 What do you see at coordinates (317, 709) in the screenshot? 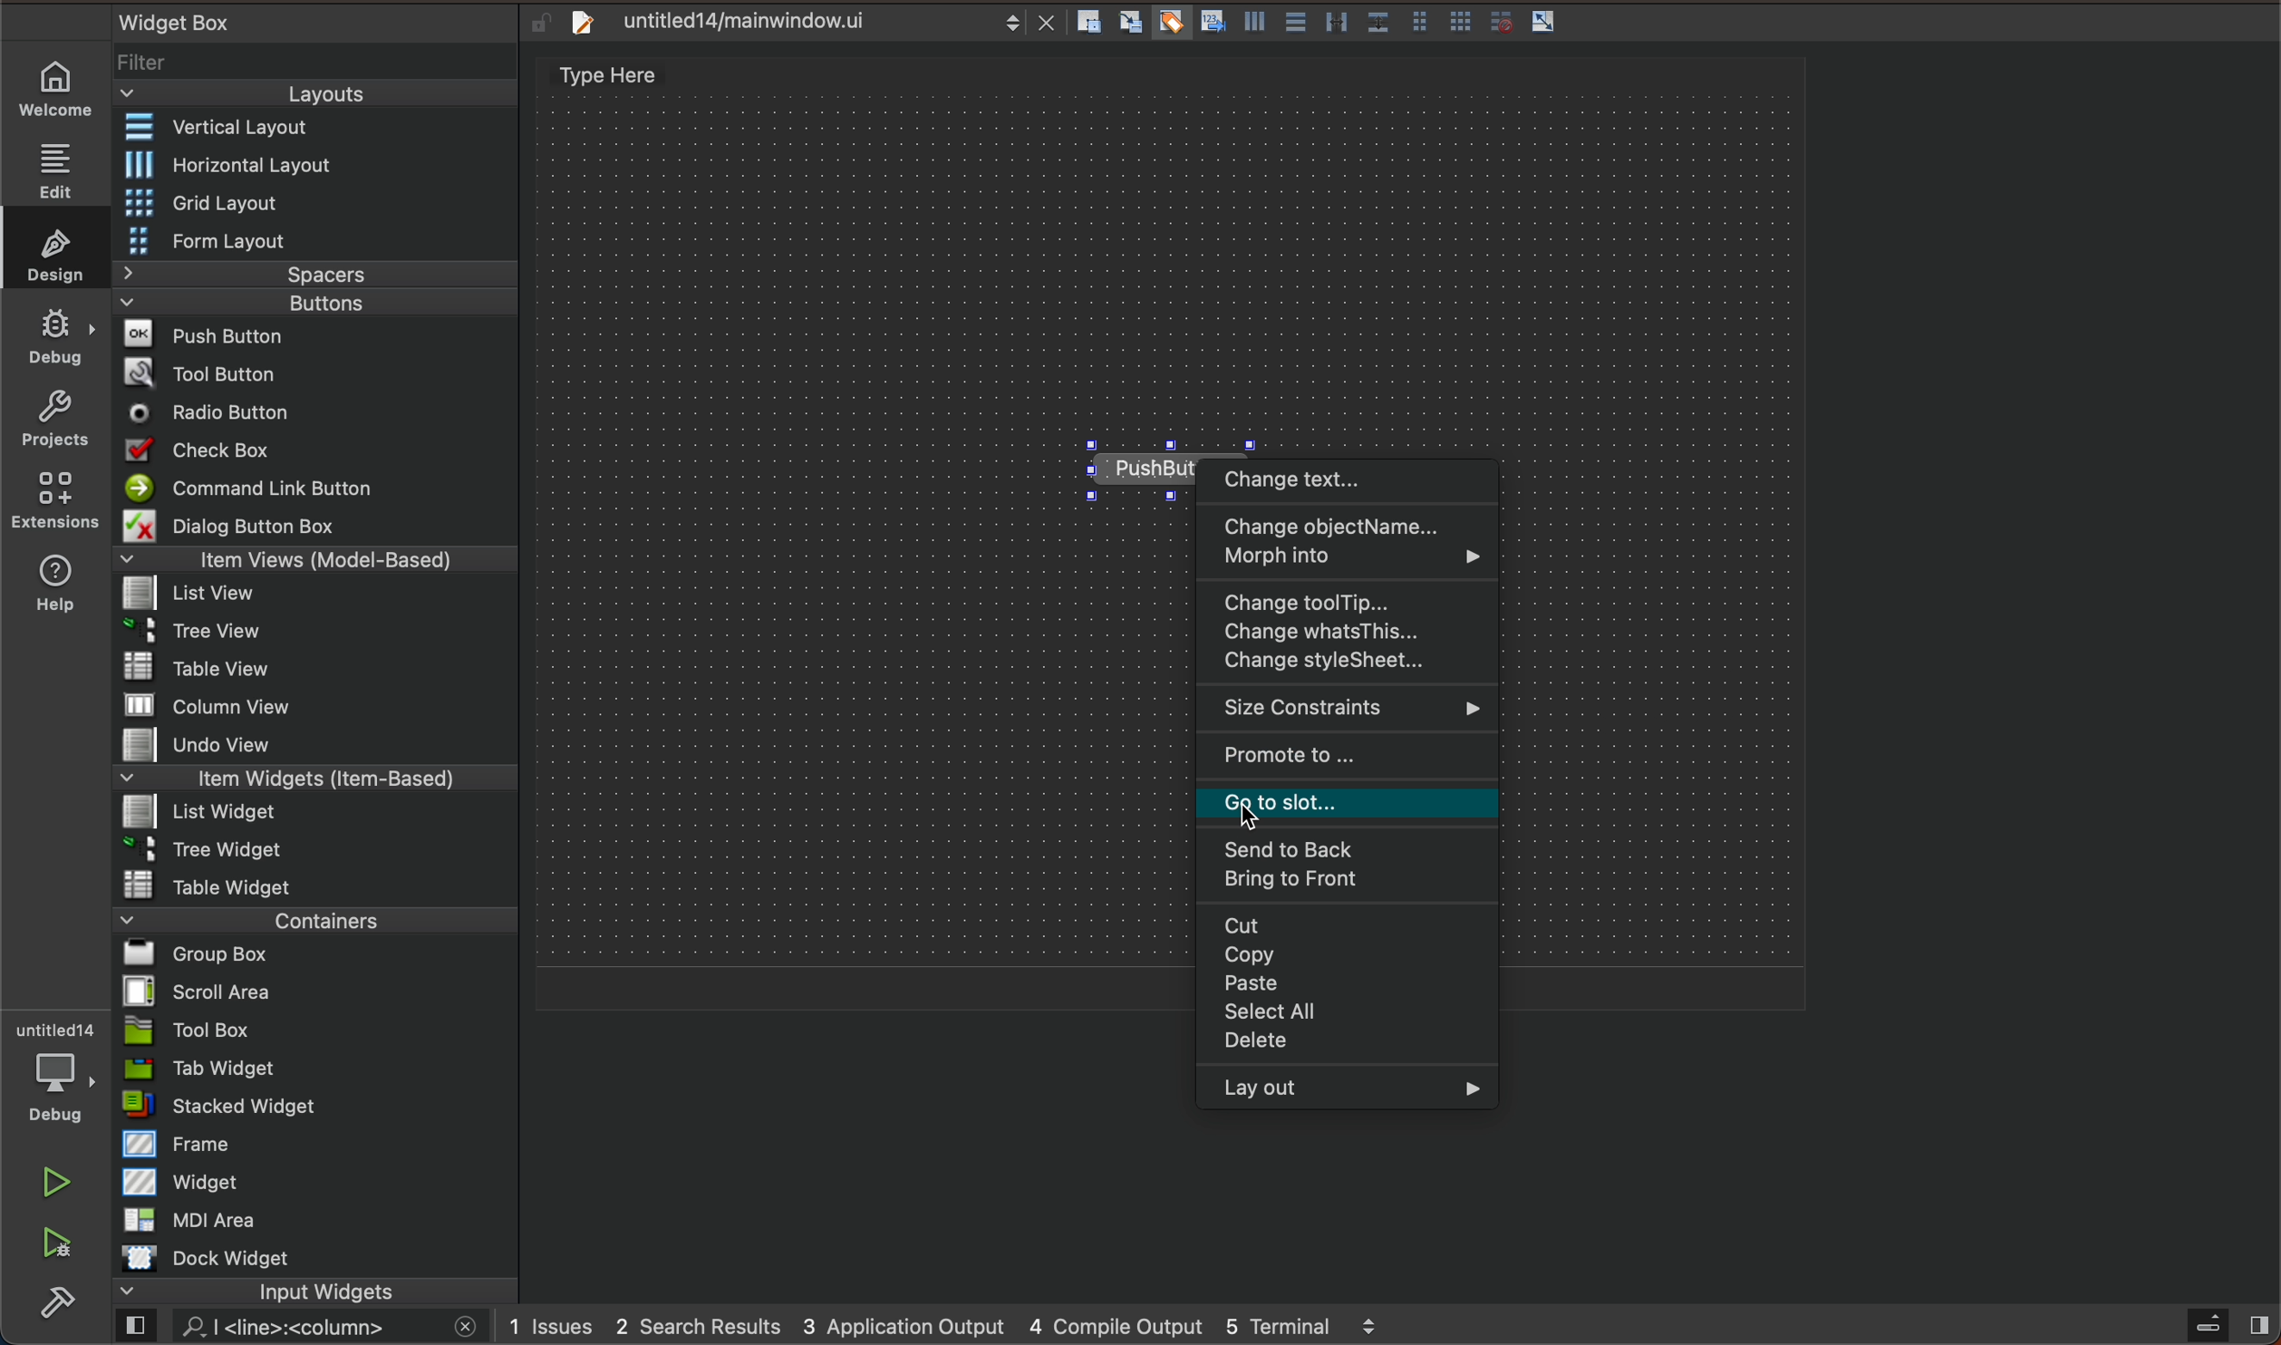
I see `column view` at bounding box center [317, 709].